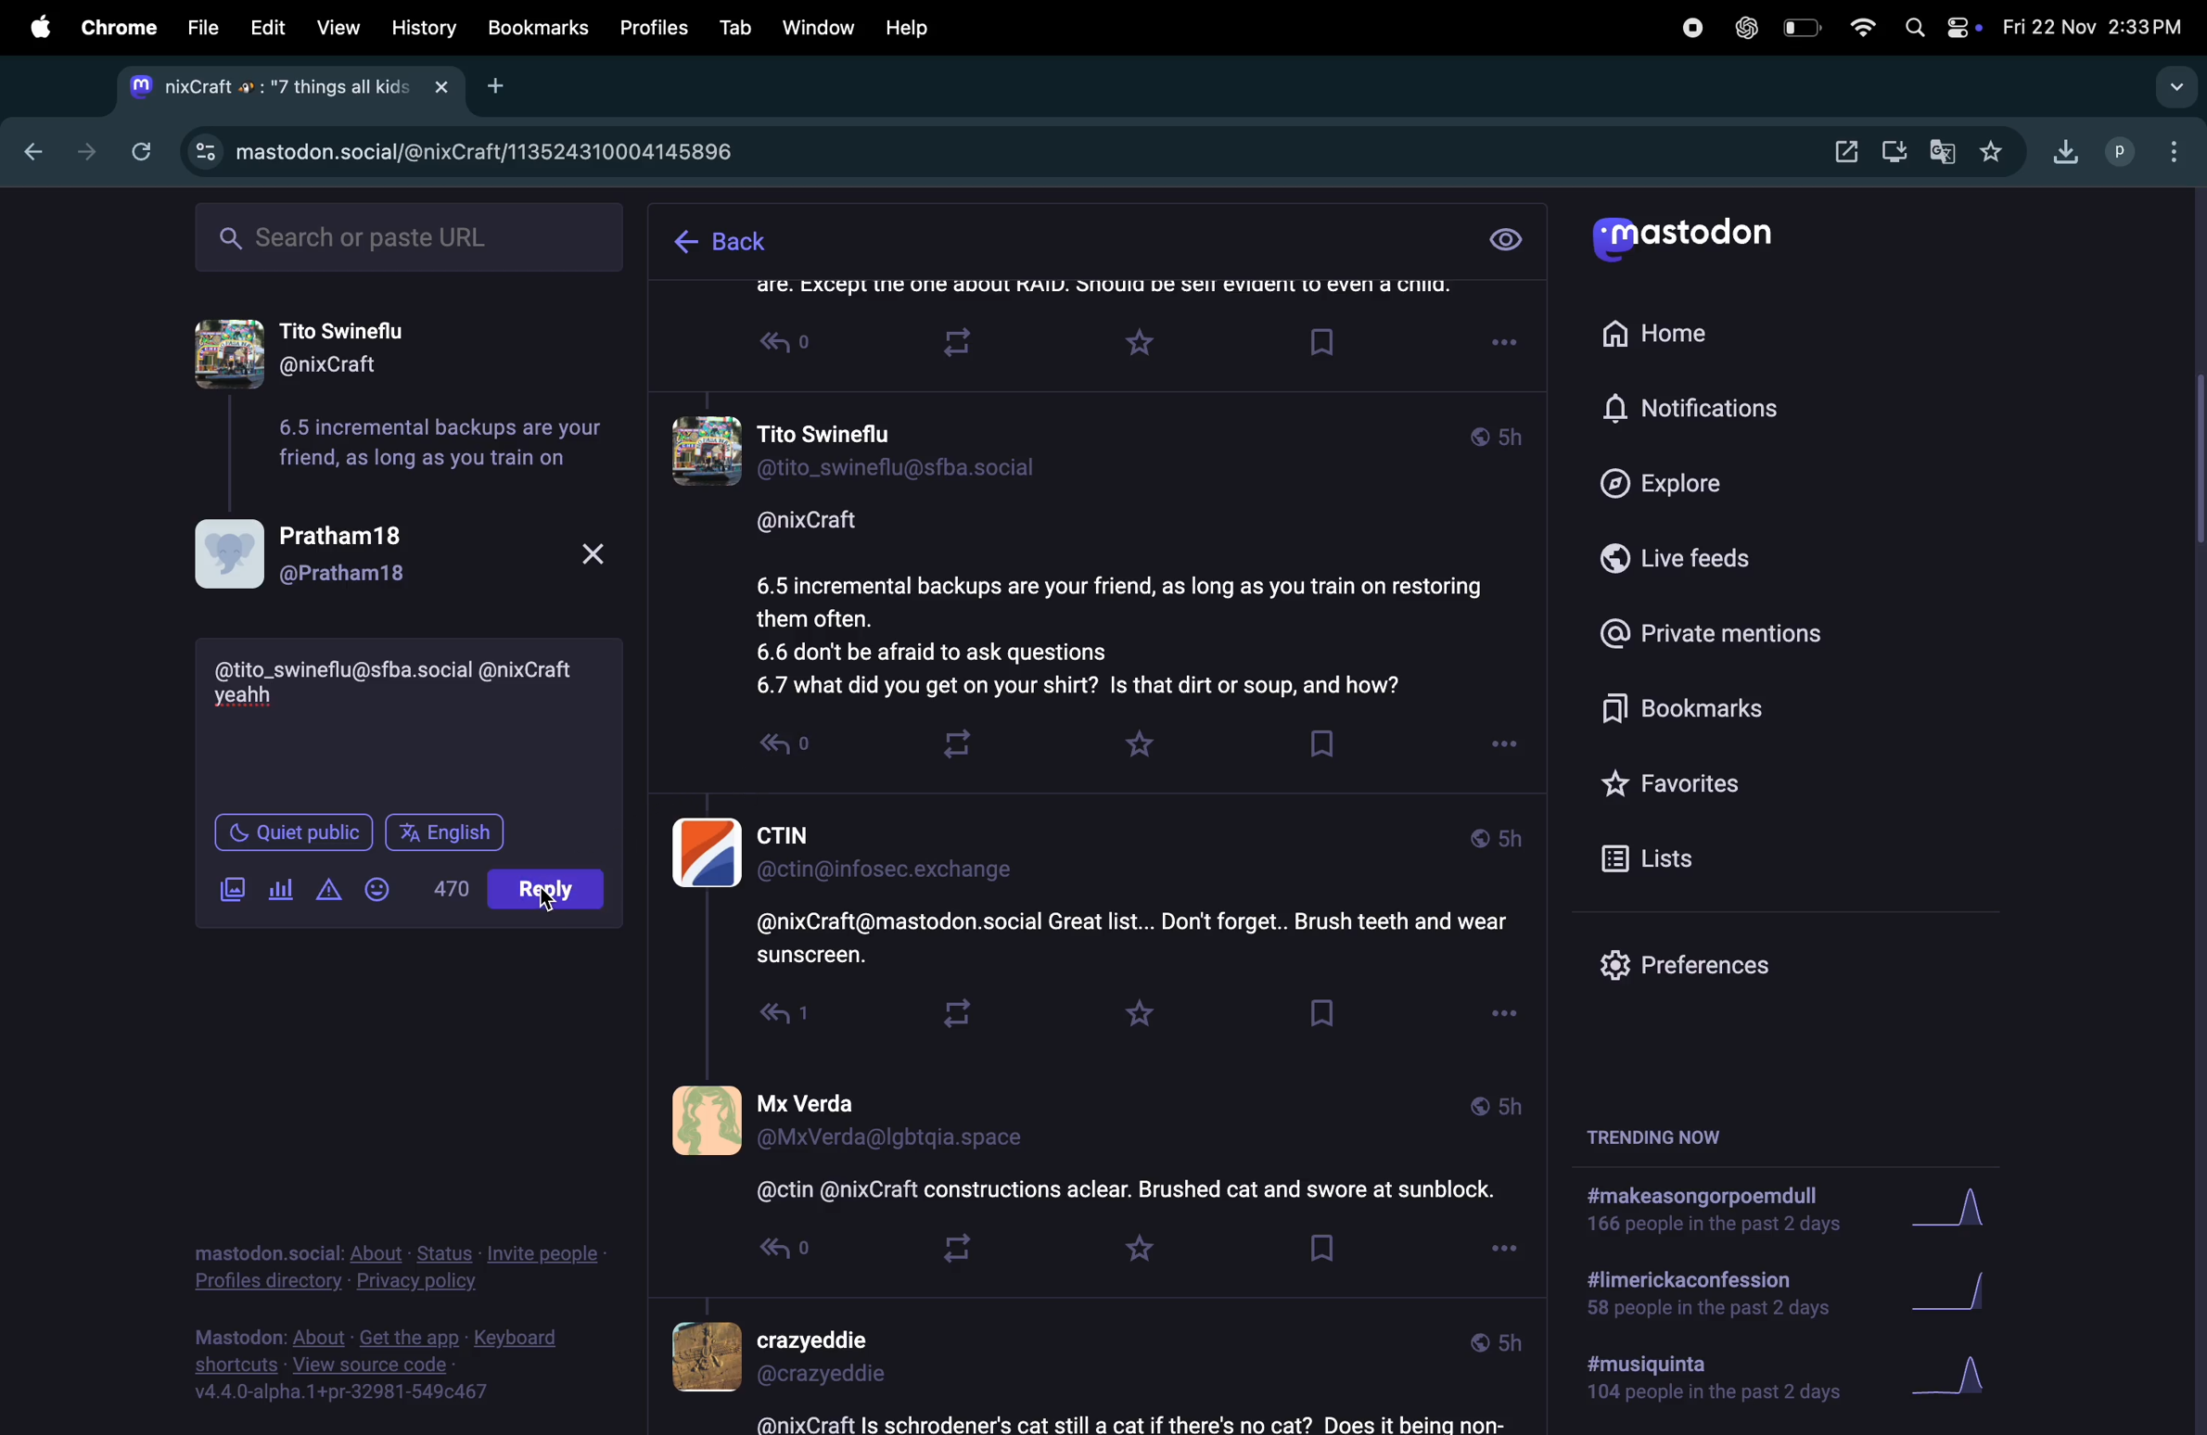 This screenshot has width=2207, height=1435. I want to click on thread, so click(1080, 1370).